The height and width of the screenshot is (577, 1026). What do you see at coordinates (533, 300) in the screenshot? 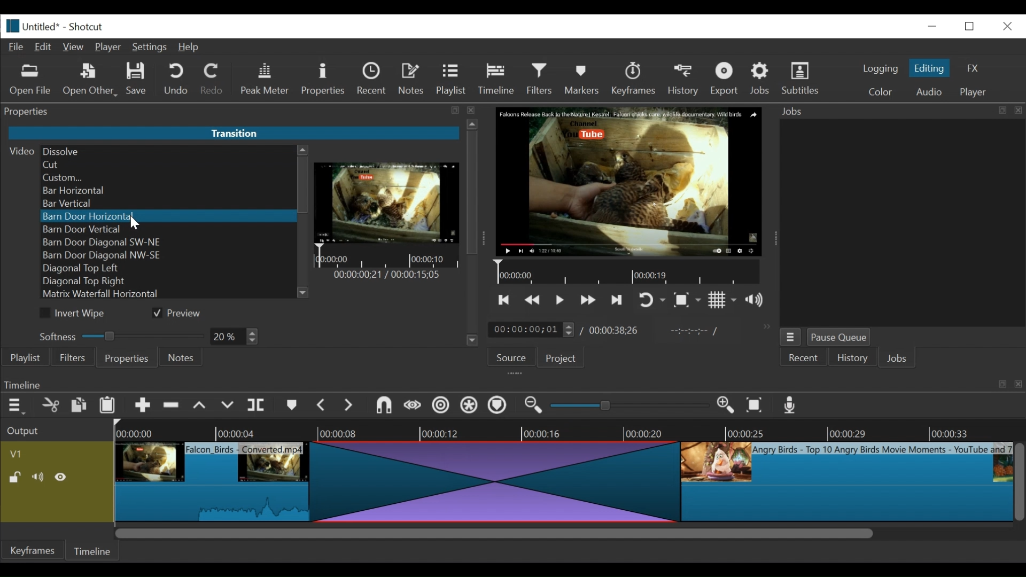
I see `play quickly backward` at bounding box center [533, 300].